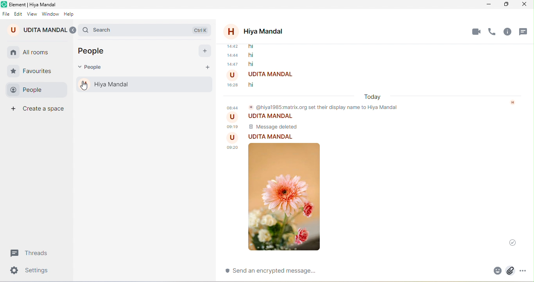 The width and height of the screenshot is (534, 282). I want to click on Profile picture, so click(233, 117).